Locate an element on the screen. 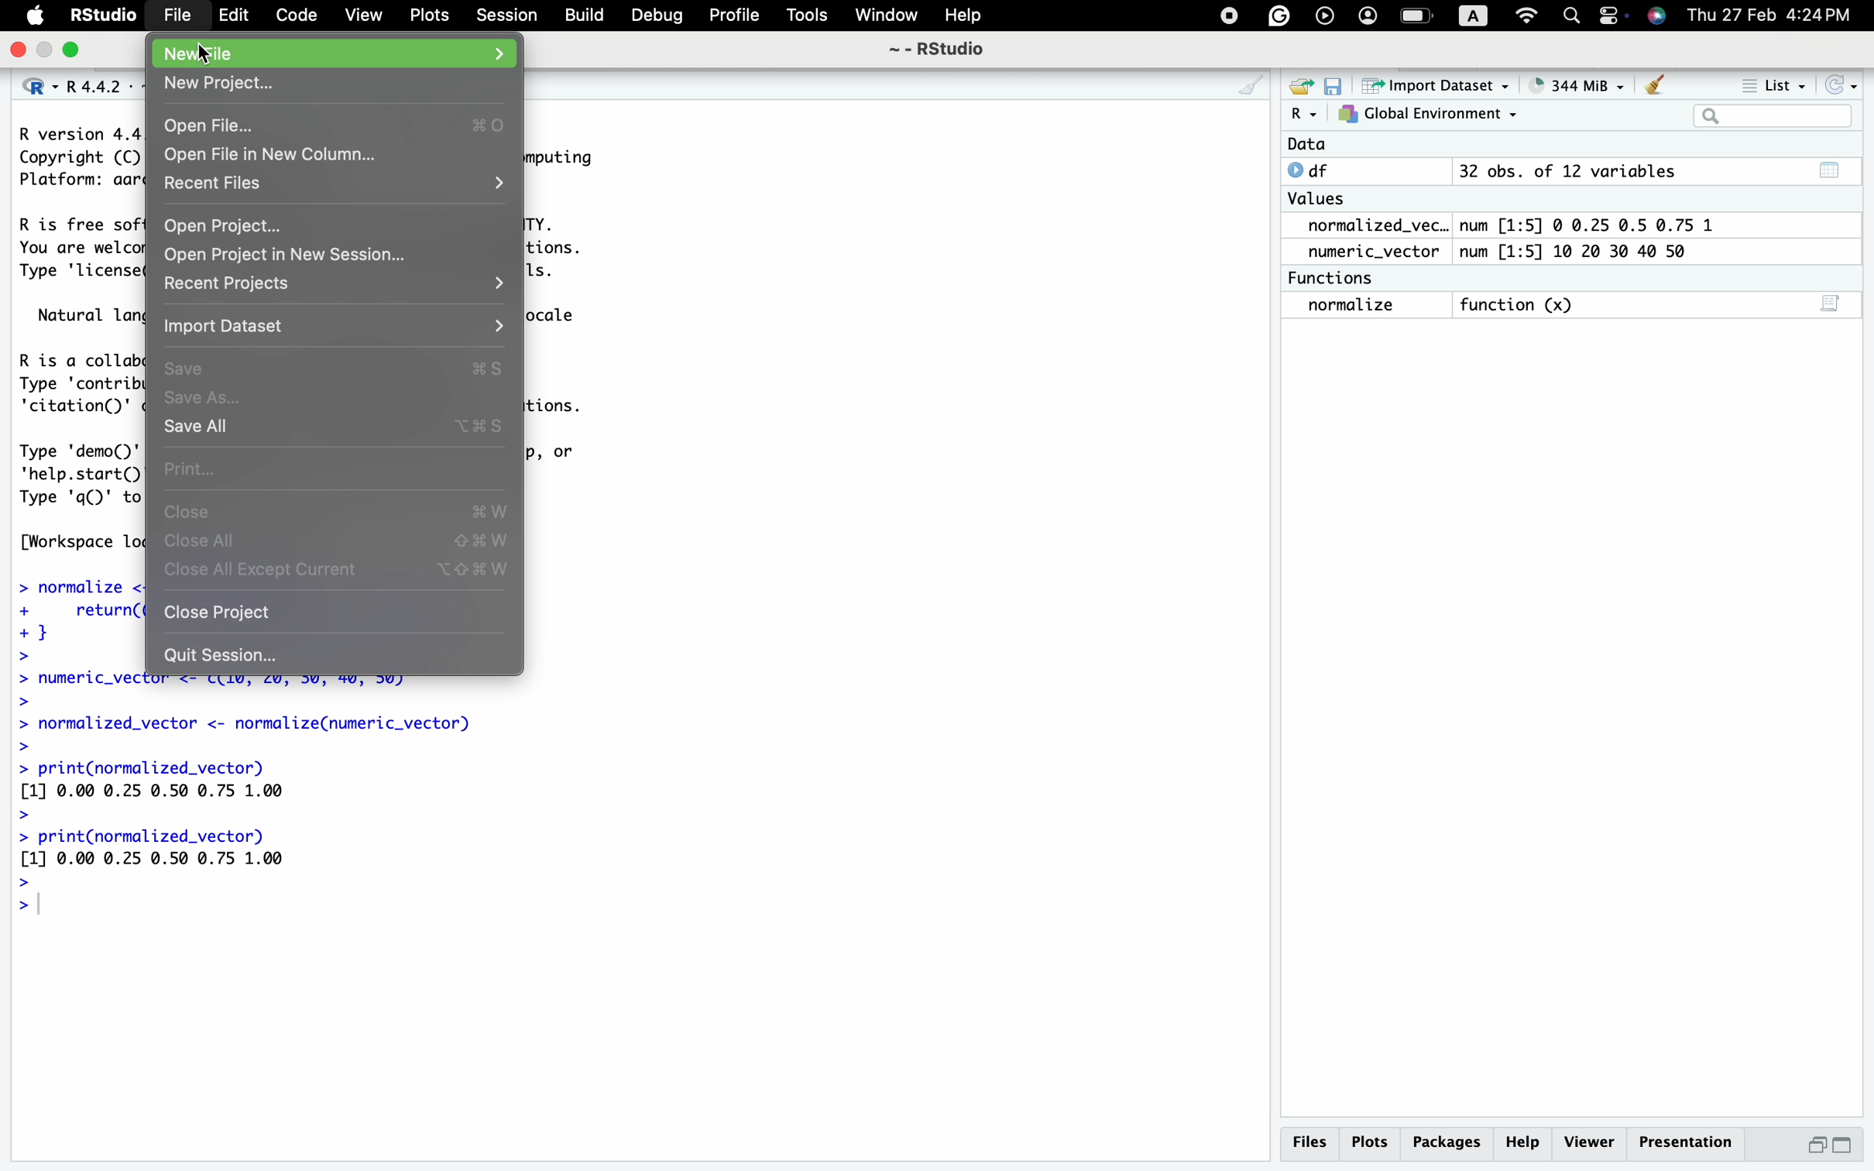 The height and width of the screenshot is (1171, 1874). Recent Files is located at coordinates (211, 186).